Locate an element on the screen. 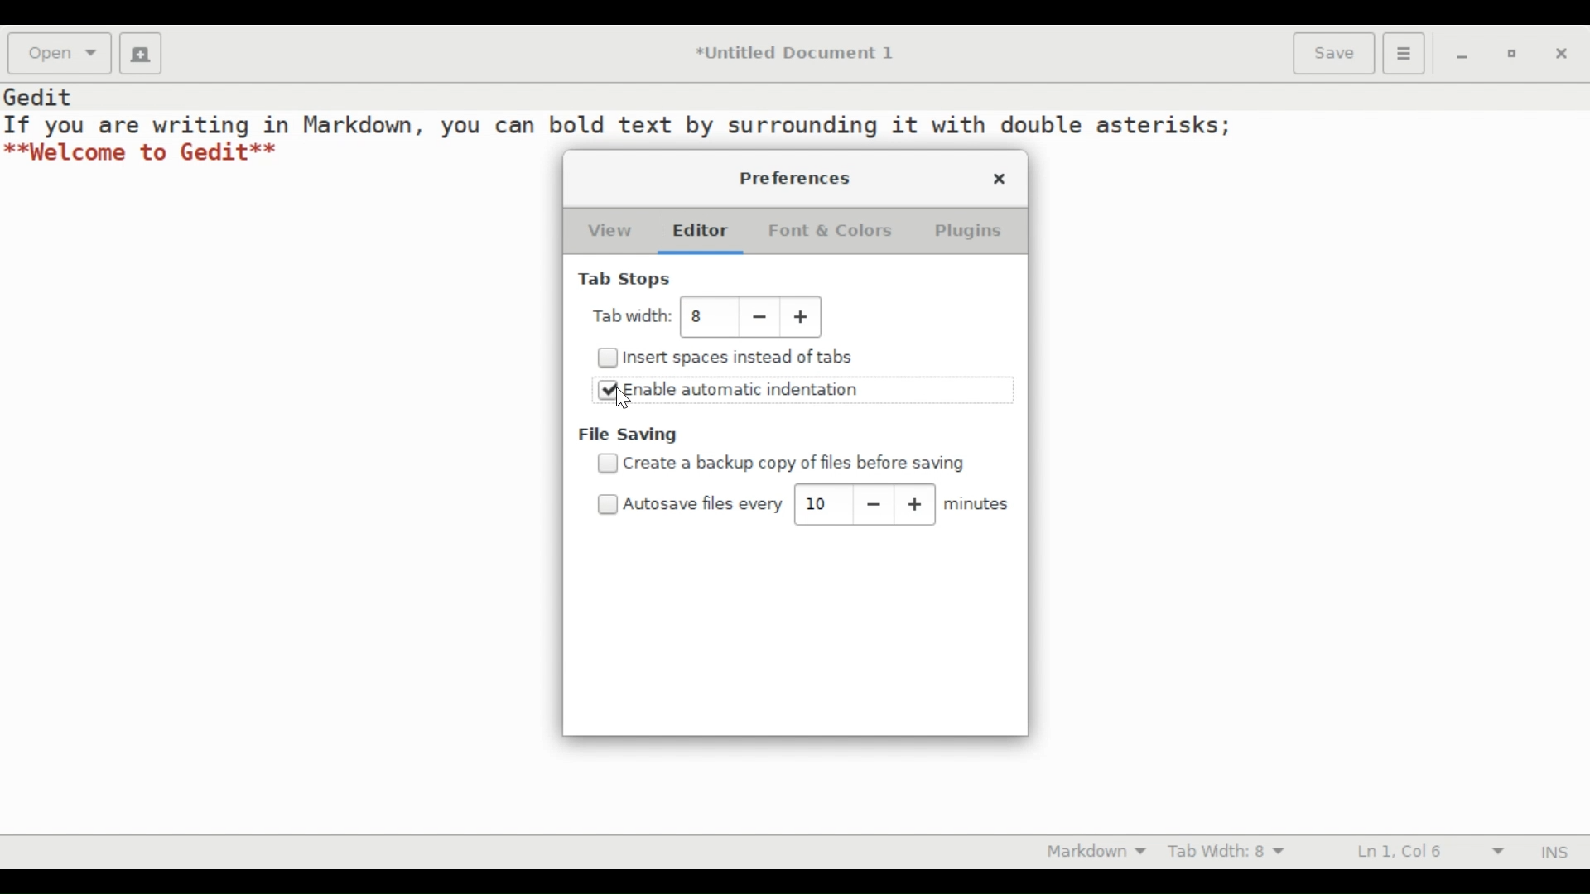 The width and height of the screenshot is (1590, 894). minimize is located at coordinates (1459, 57).